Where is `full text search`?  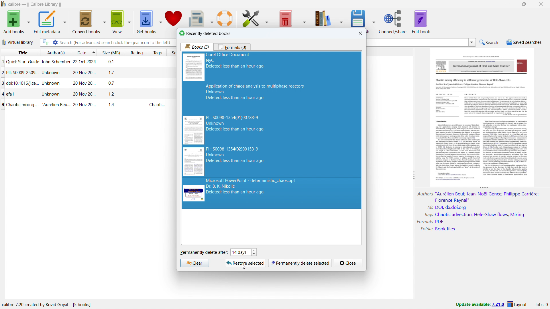 full text search is located at coordinates (45, 42).